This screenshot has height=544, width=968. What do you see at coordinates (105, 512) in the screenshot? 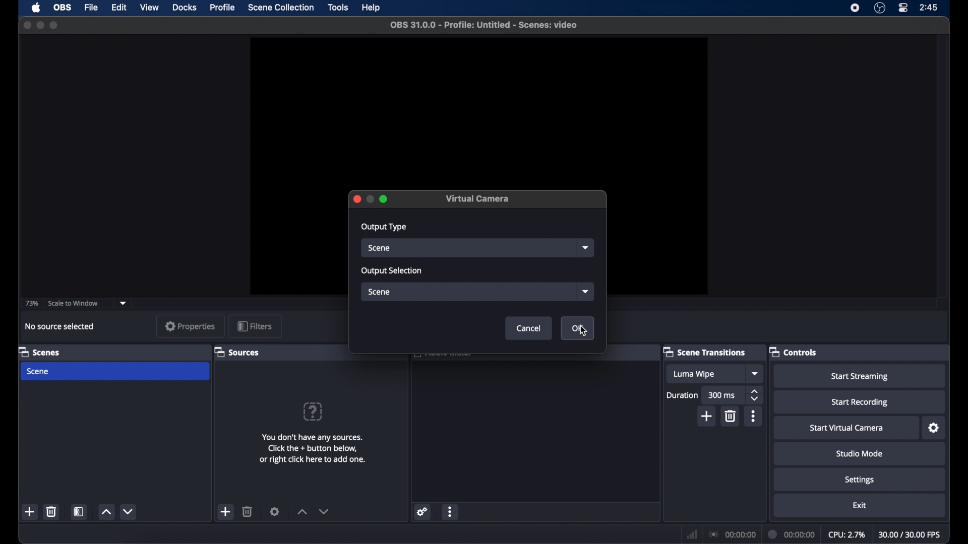
I see `increment` at bounding box center [105, 512].